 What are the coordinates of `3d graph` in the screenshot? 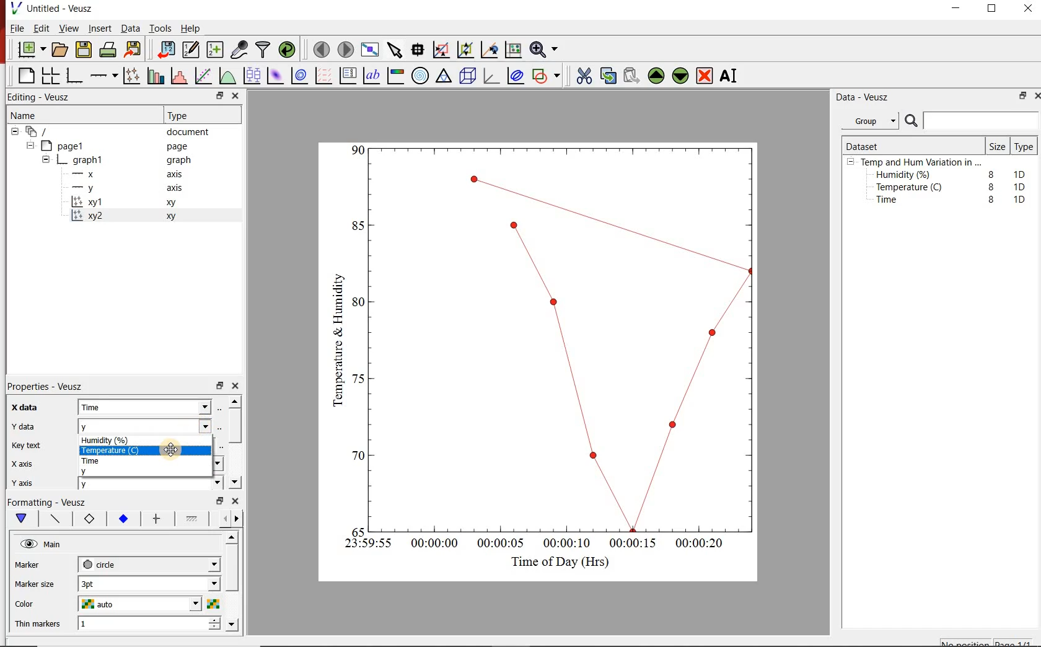 It's located at (493, 77).